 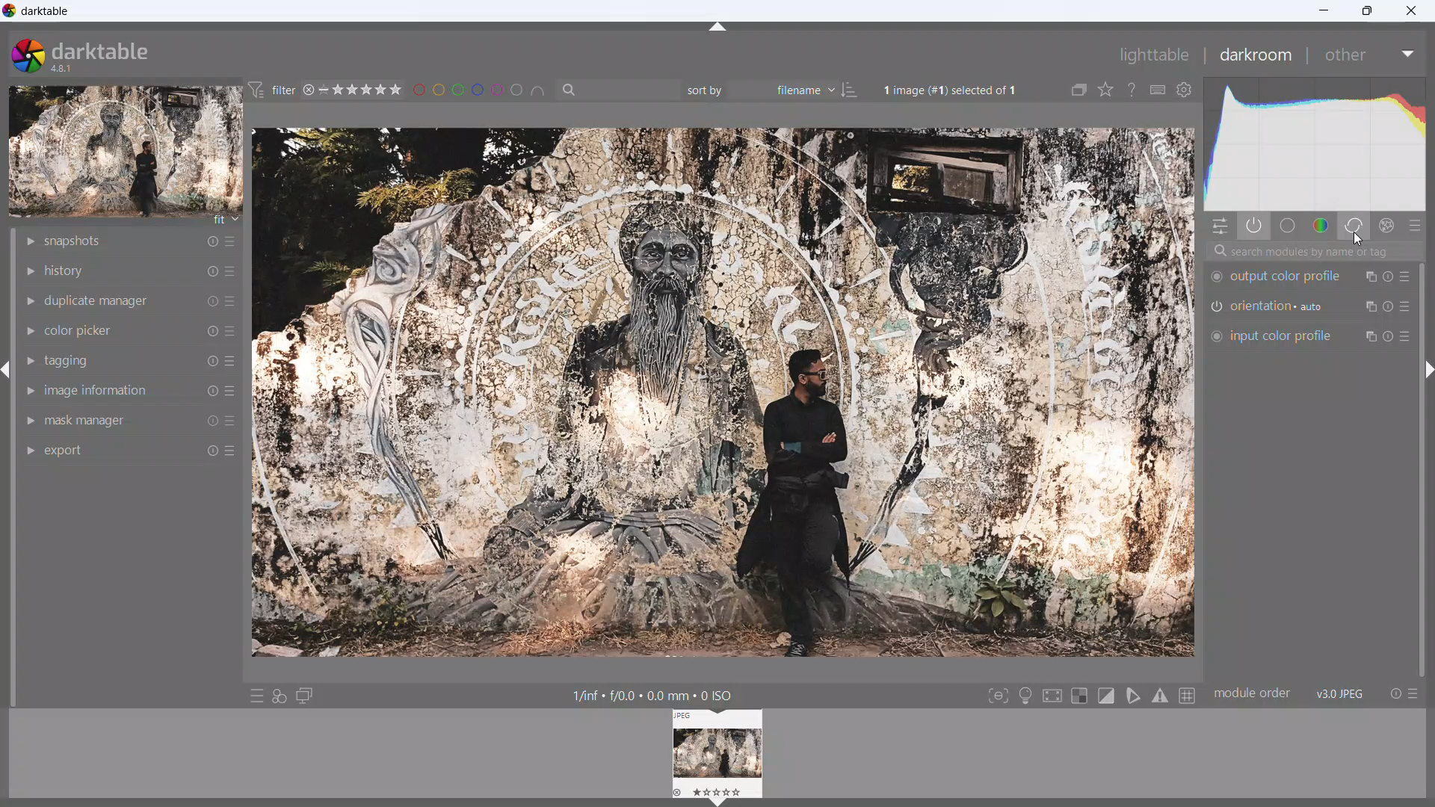 What do you see at coordinates (1218, 306) in the screenshot?
I see `switch on/off` at bounding box center [1218, 306].